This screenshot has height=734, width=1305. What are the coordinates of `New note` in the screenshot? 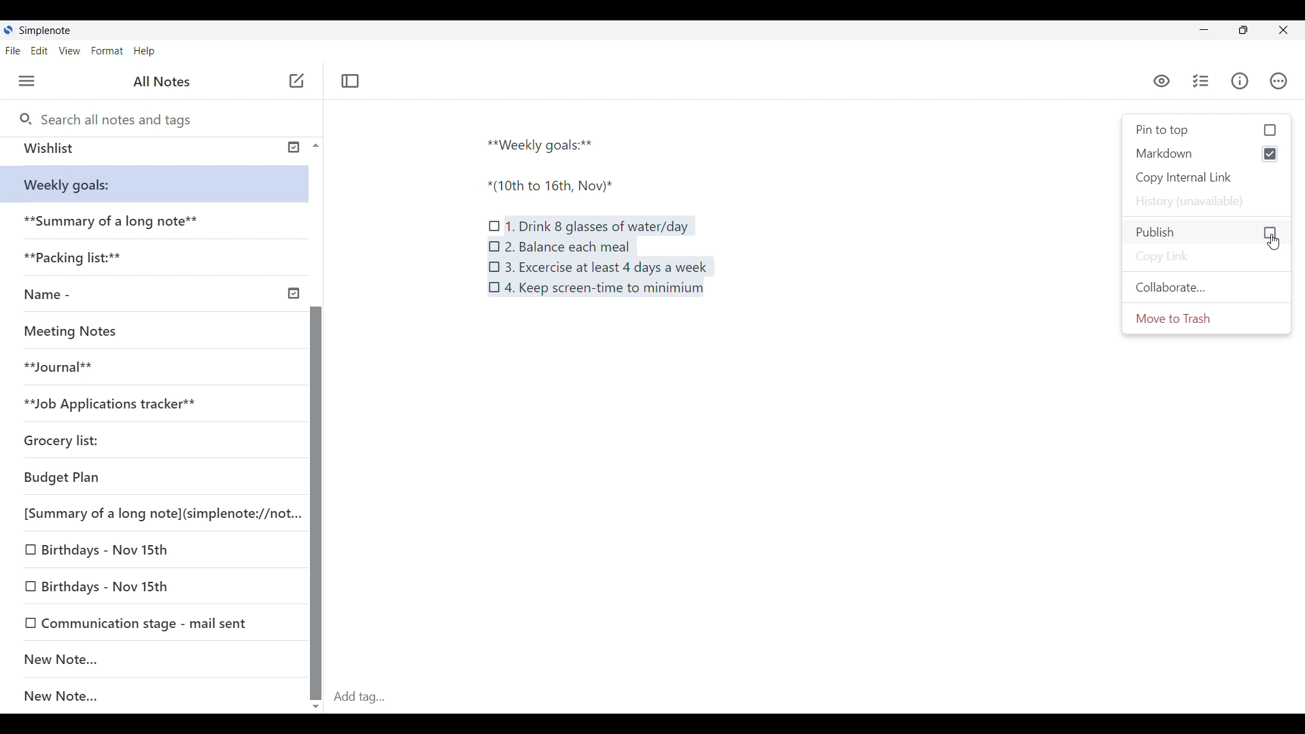 It's located at (296, 80).